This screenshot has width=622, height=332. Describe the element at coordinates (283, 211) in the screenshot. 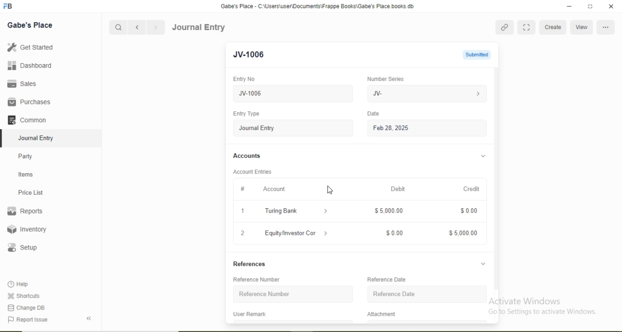

I see `Turing Bank` at that location.